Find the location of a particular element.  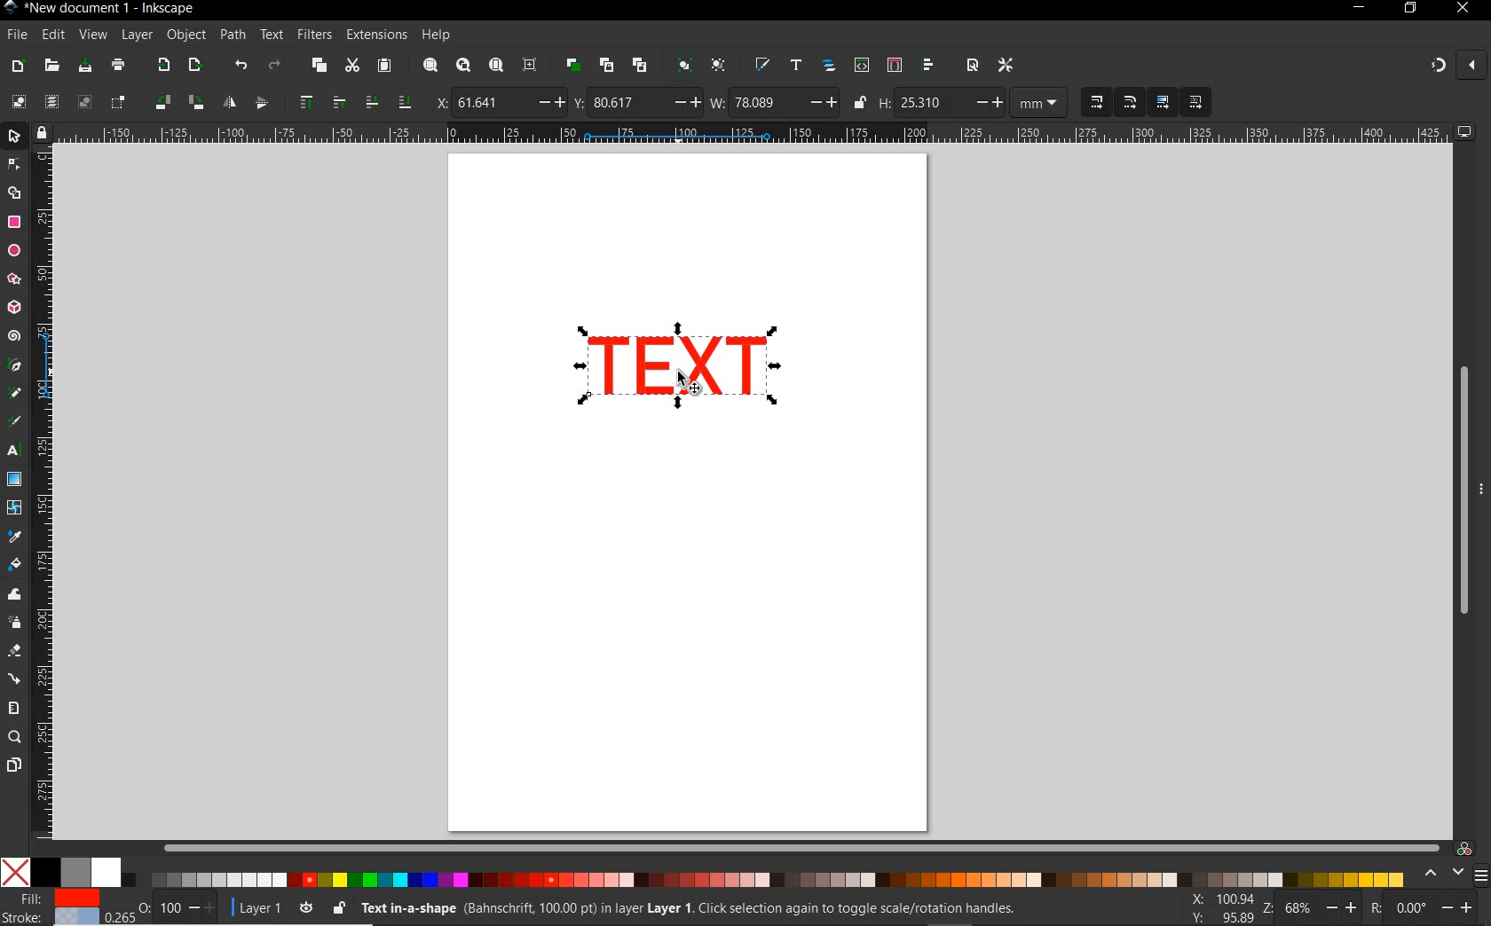

scrollbar is located at coordinates (1462, 490).